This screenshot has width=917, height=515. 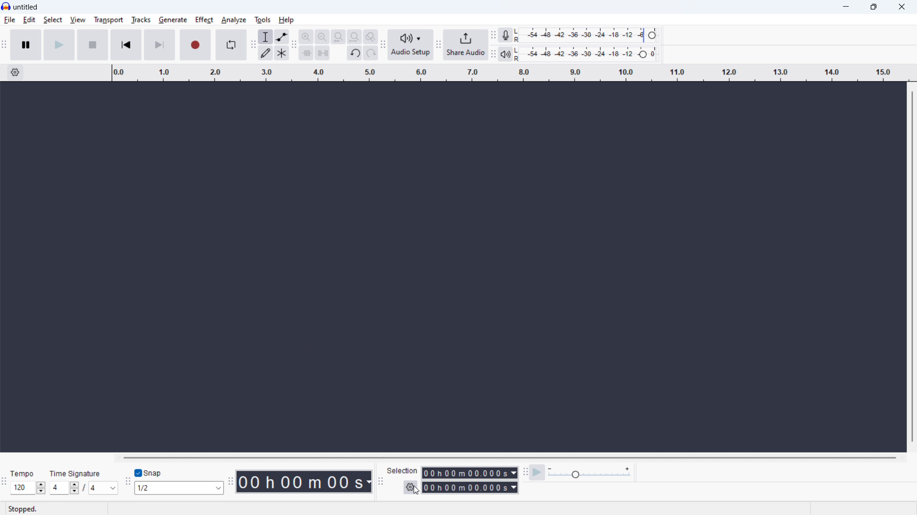 I want to click on draw tool, so click(x=266, y=53).